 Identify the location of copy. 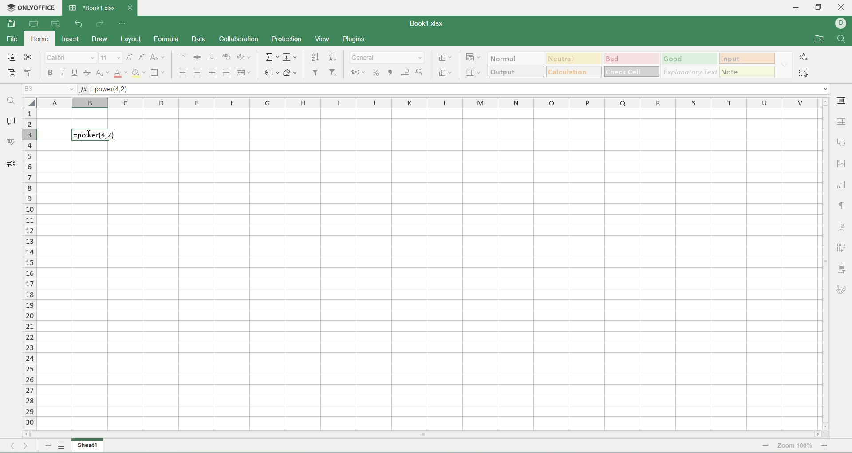
(11, 57).